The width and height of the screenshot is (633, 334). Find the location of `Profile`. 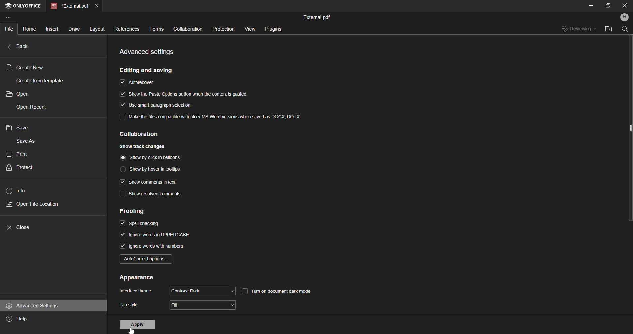

Profile is located at coordinates (625, 17).